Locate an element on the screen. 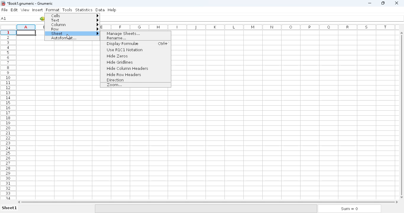 The height and width of the screenshot is (213, 404). close is located at coordinates (397, 3).